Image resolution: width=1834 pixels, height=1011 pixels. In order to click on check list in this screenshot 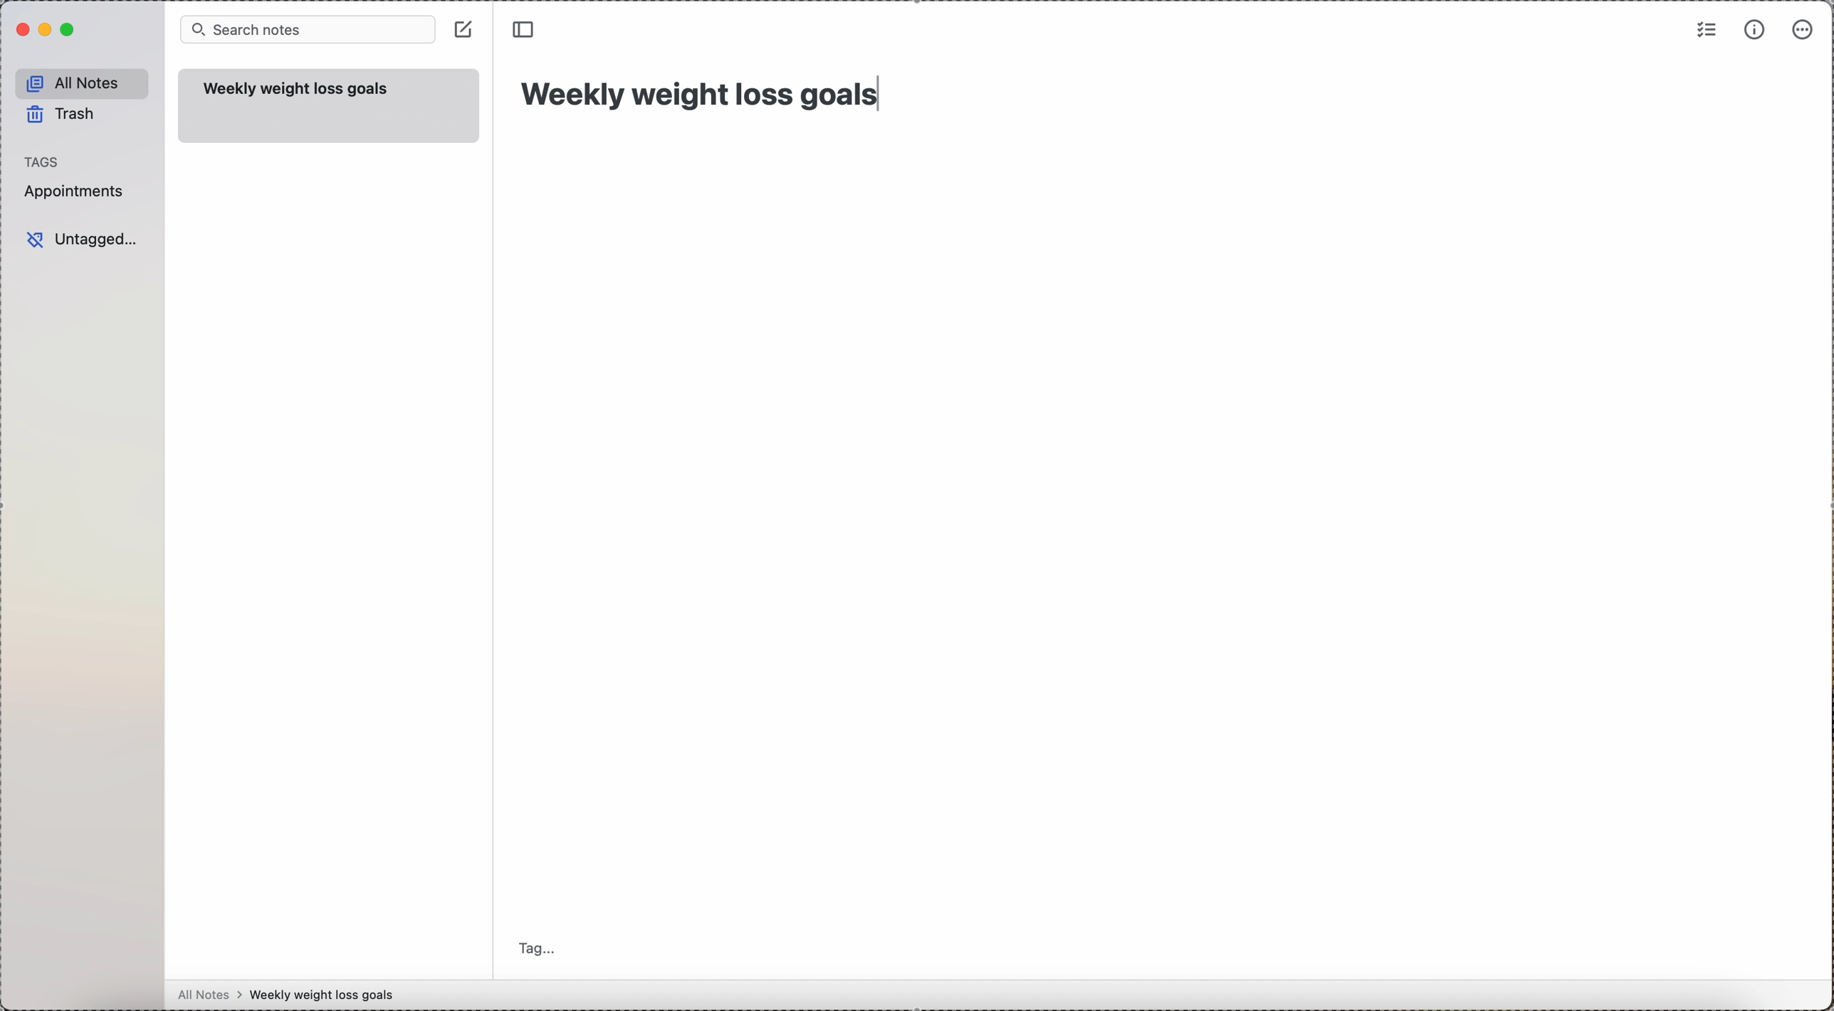, I will do `click(1704, 31)`.